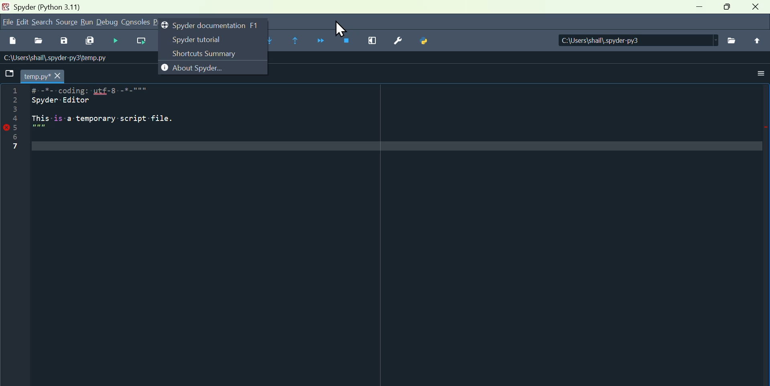  Describe the element at coordinates (141, 42) in the screenshot. I see `run current cell` at that location.